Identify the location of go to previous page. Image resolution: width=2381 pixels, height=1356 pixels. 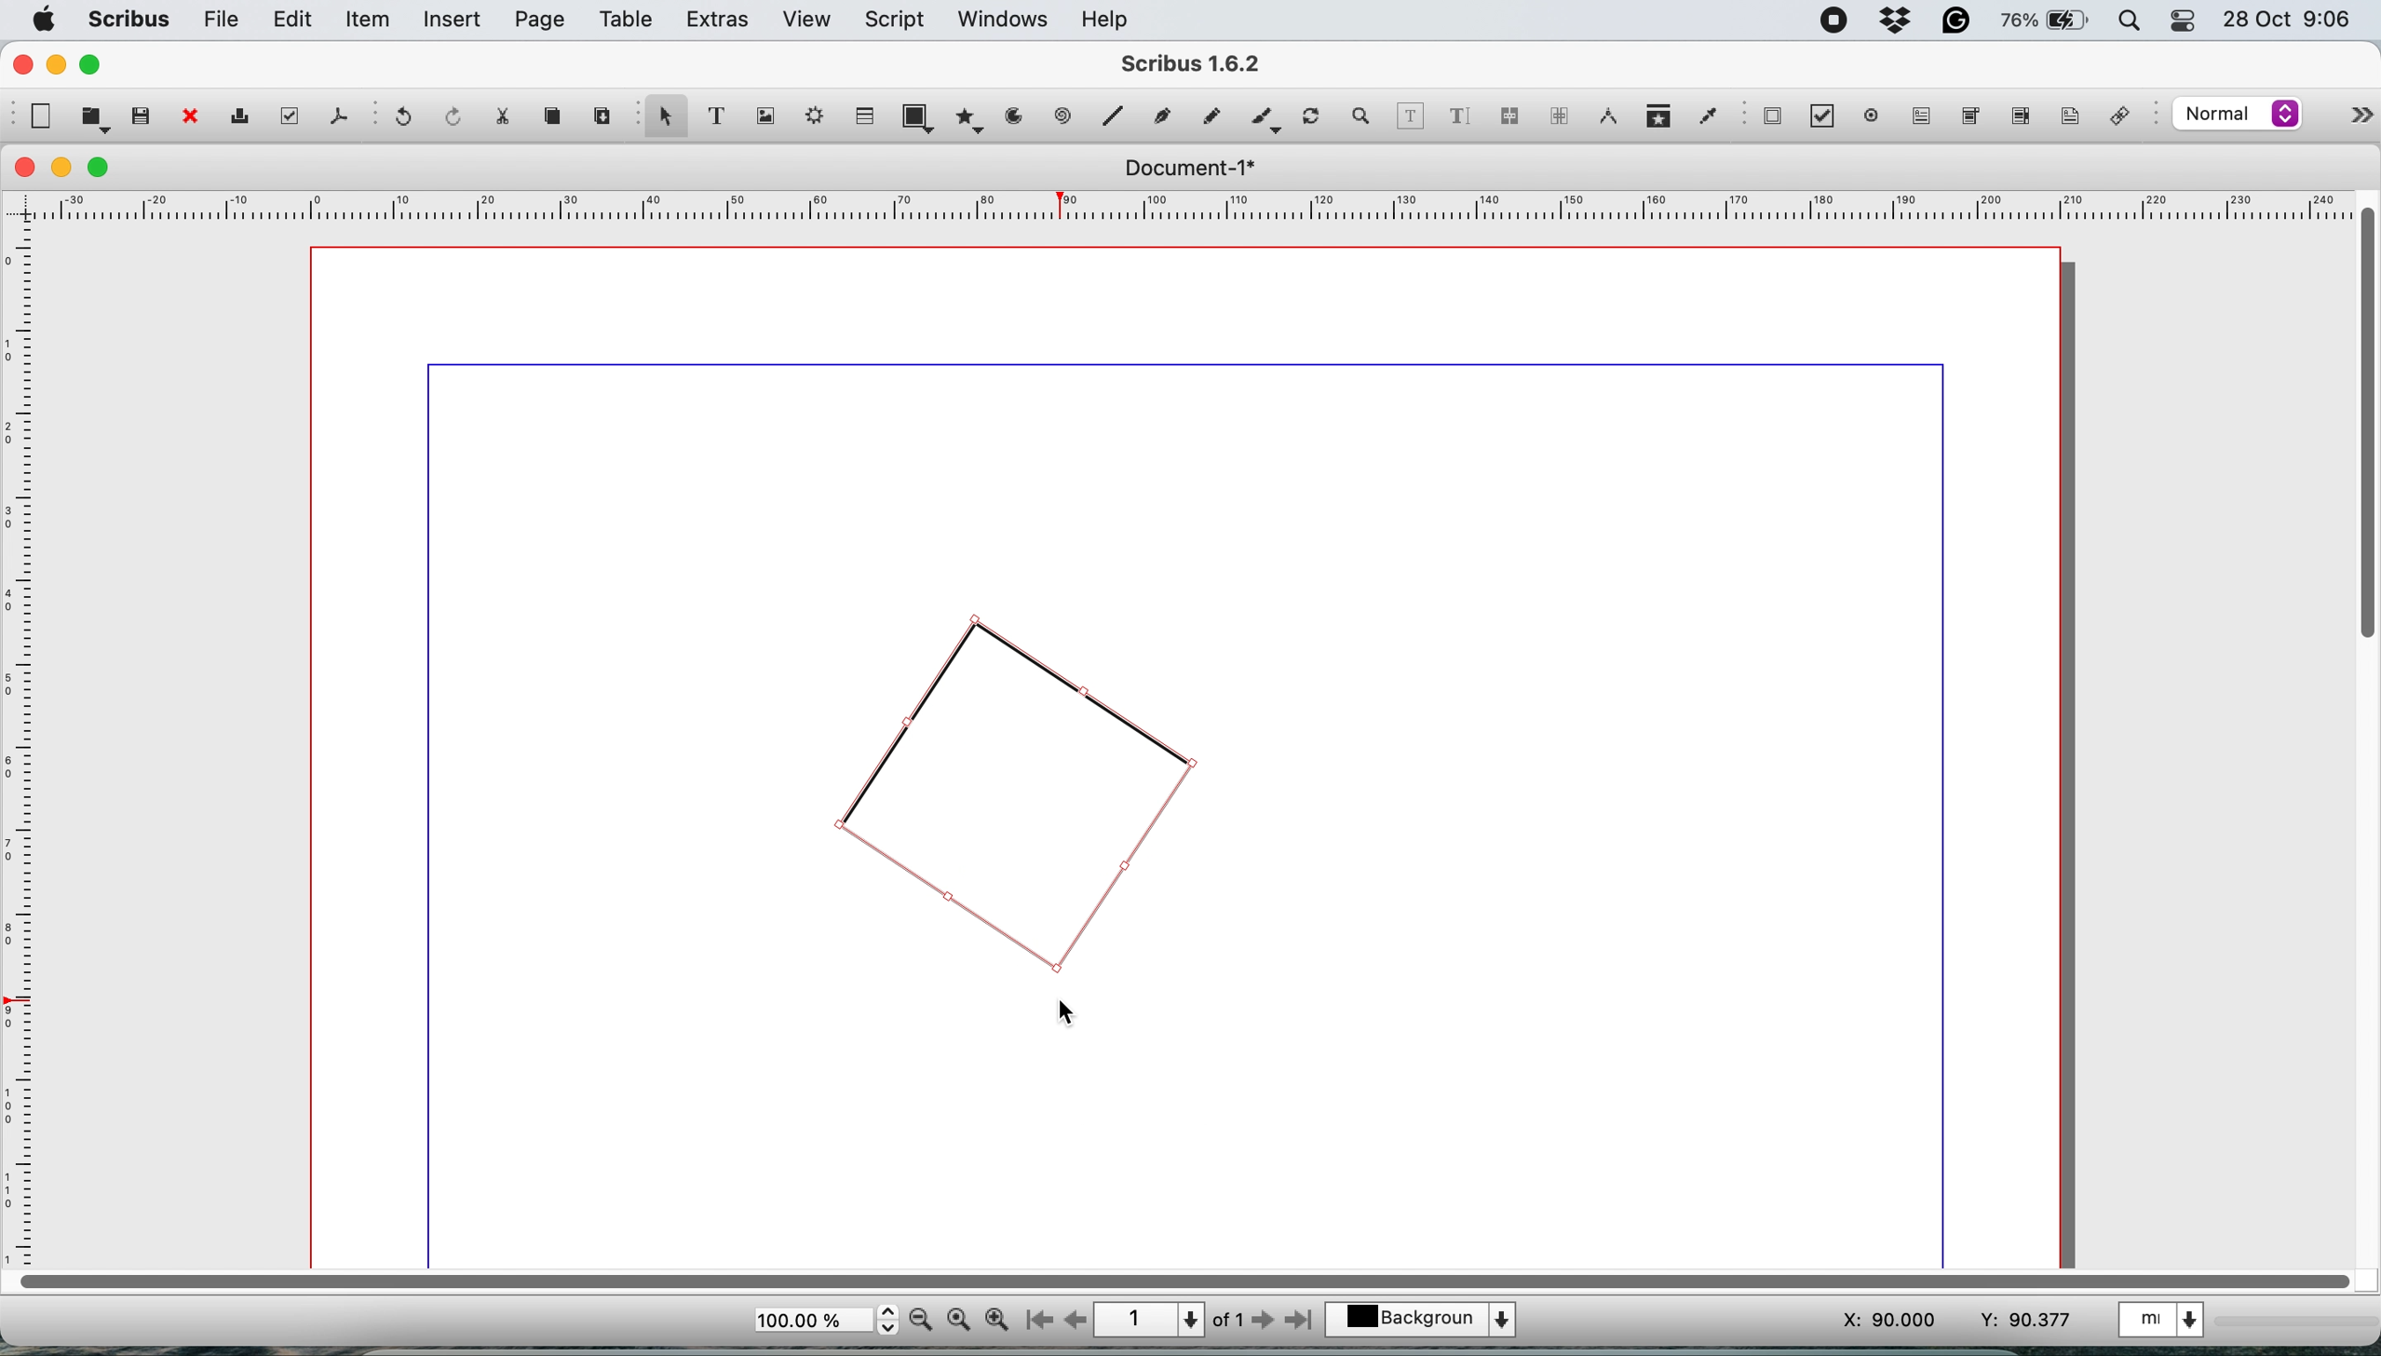
(1076, 1319).